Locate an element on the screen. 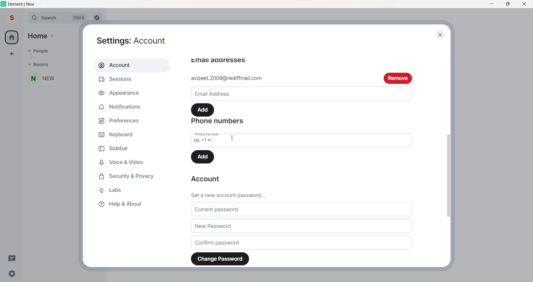  Close is located at coordinates (525, 4).